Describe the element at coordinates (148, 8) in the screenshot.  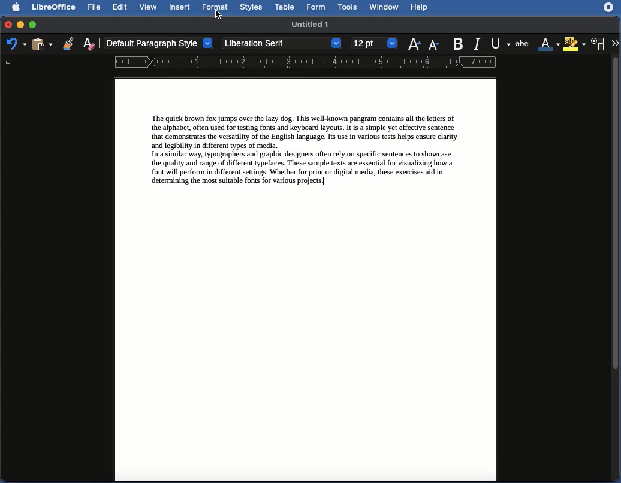
I see `View` at that location.